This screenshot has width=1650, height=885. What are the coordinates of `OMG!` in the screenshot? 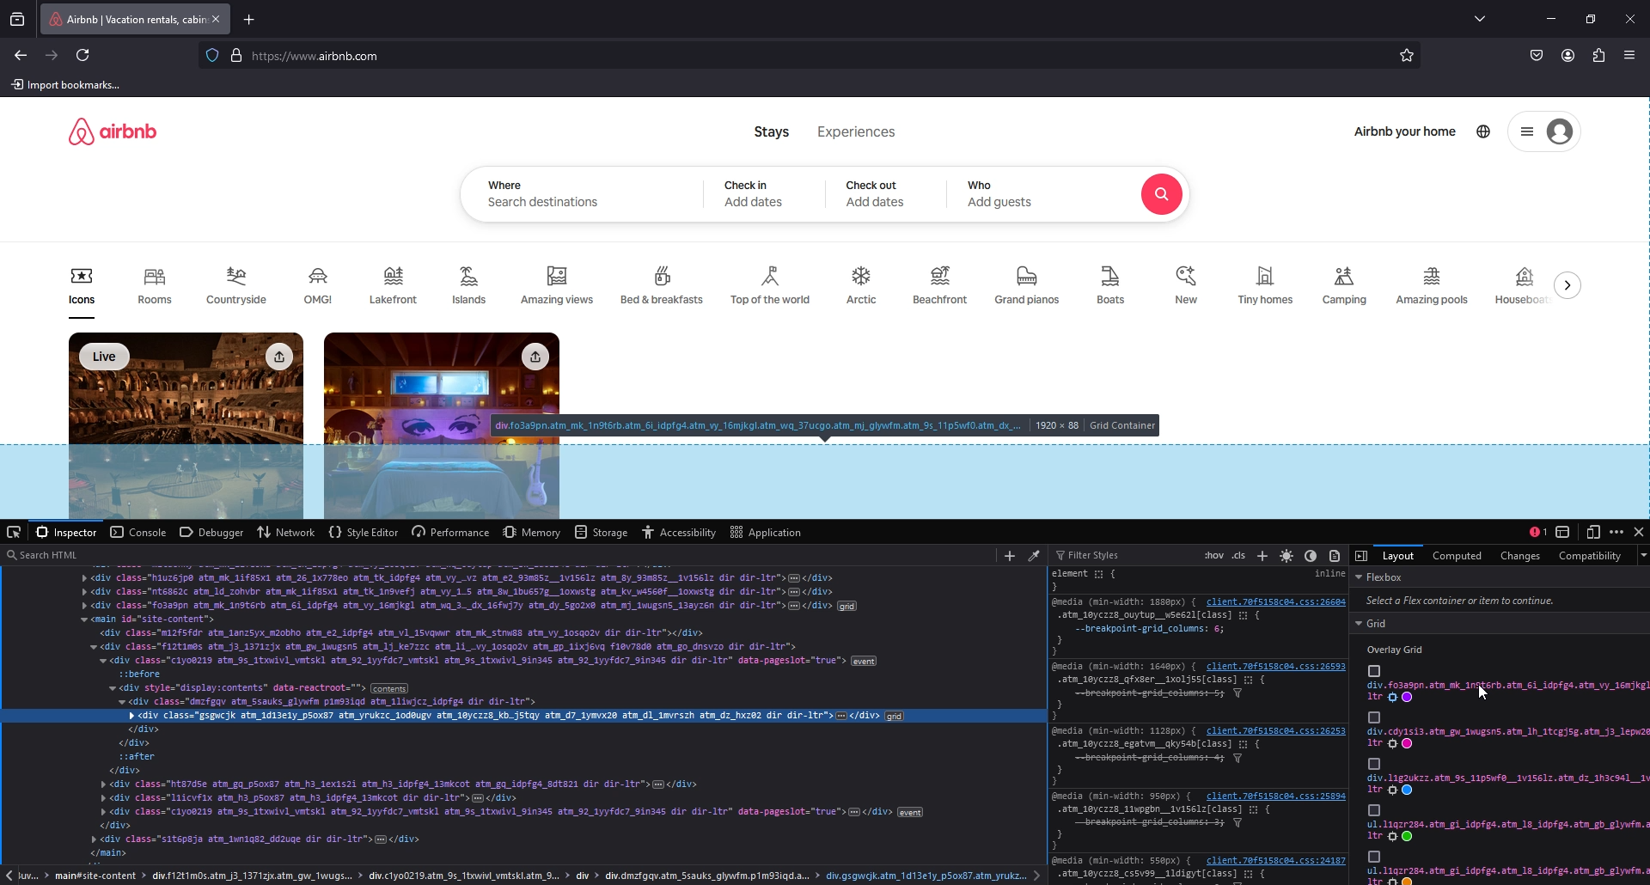 It's located at (321, 286).